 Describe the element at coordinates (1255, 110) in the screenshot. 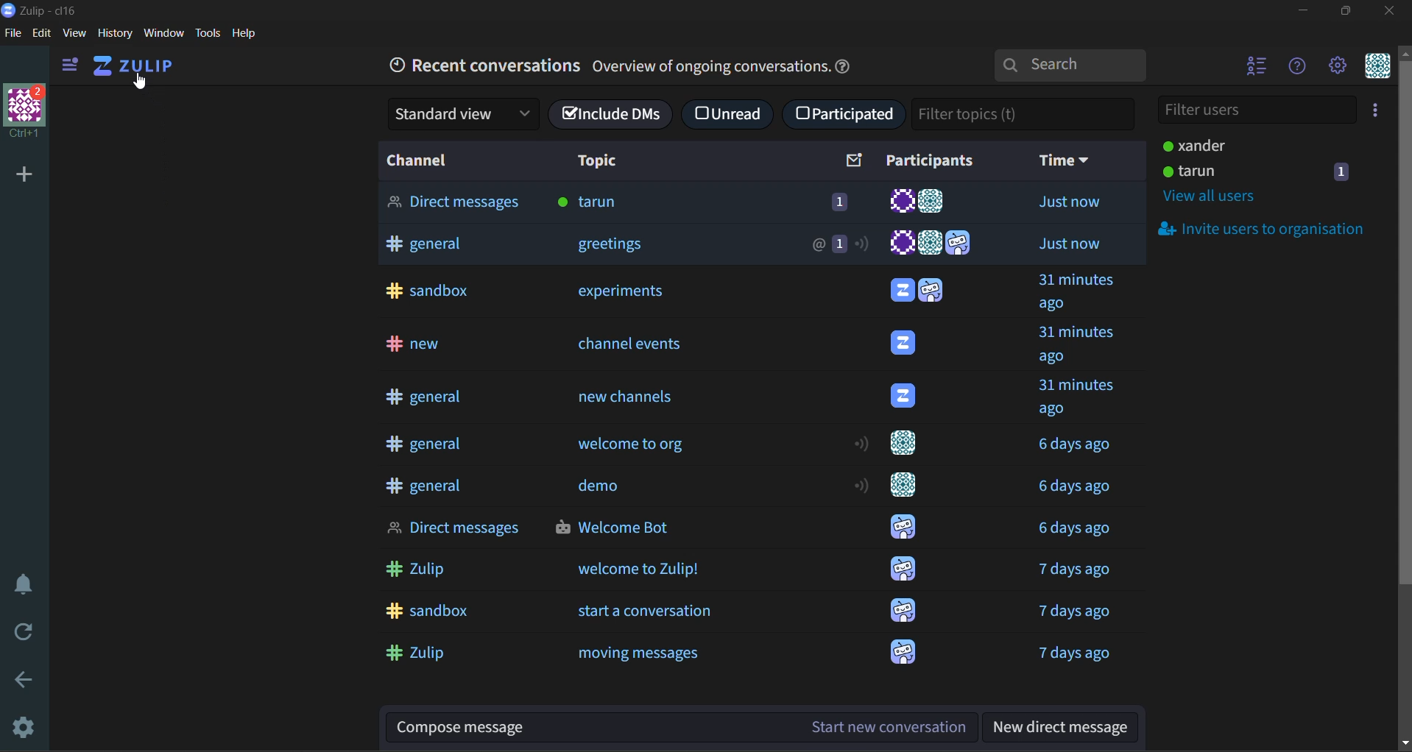

I see `filter users` at that location.